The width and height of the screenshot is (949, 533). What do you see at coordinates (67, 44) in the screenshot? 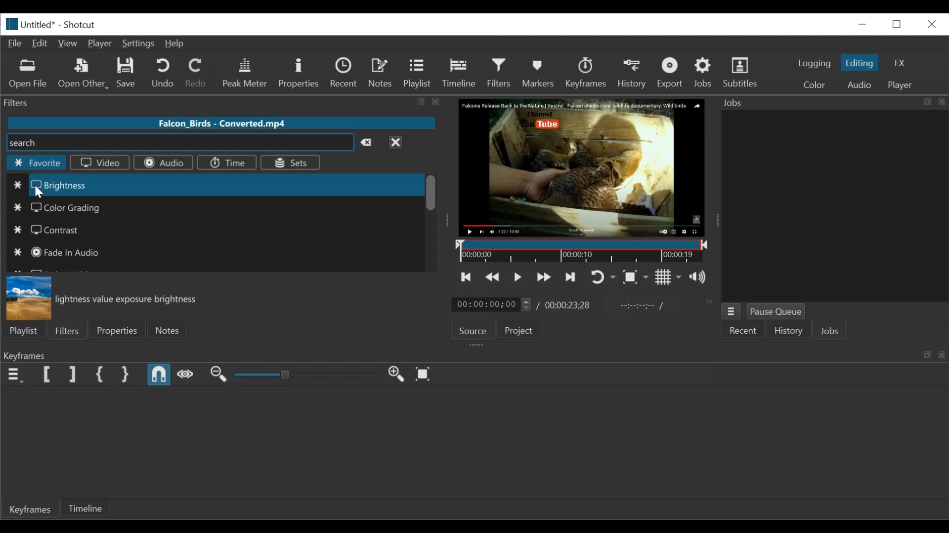
I see `View` at bounding box center [67, 44].